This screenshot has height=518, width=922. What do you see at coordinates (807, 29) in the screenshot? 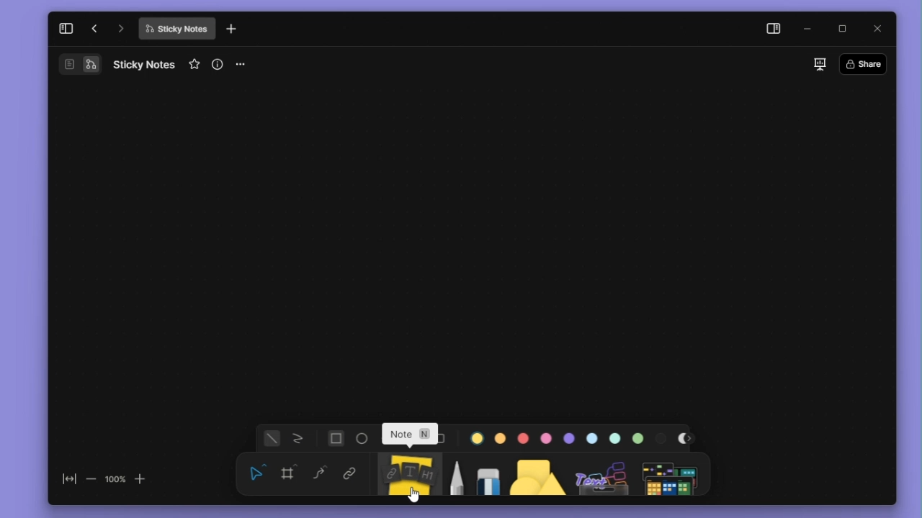
I see `minimize` at bounding box center [807, 29].